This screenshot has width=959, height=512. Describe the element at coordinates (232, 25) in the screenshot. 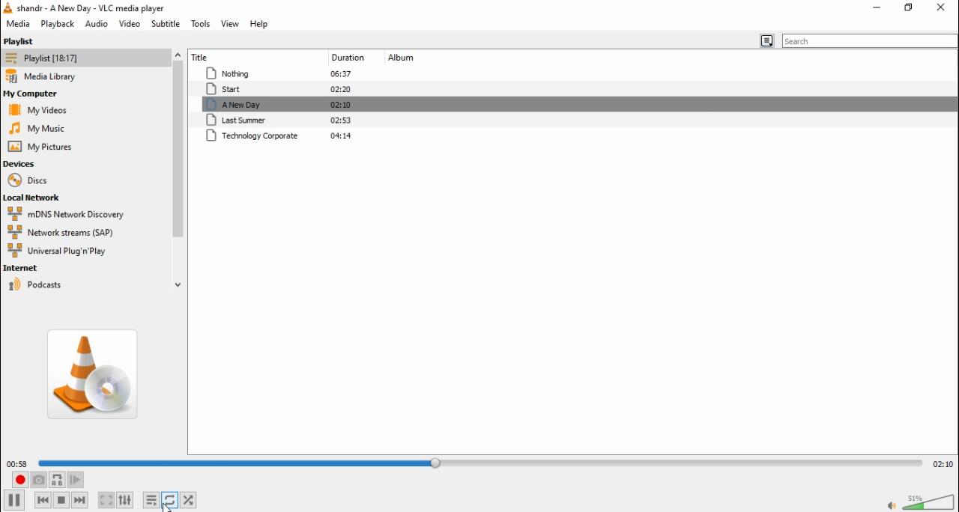

I see `view` at that location.